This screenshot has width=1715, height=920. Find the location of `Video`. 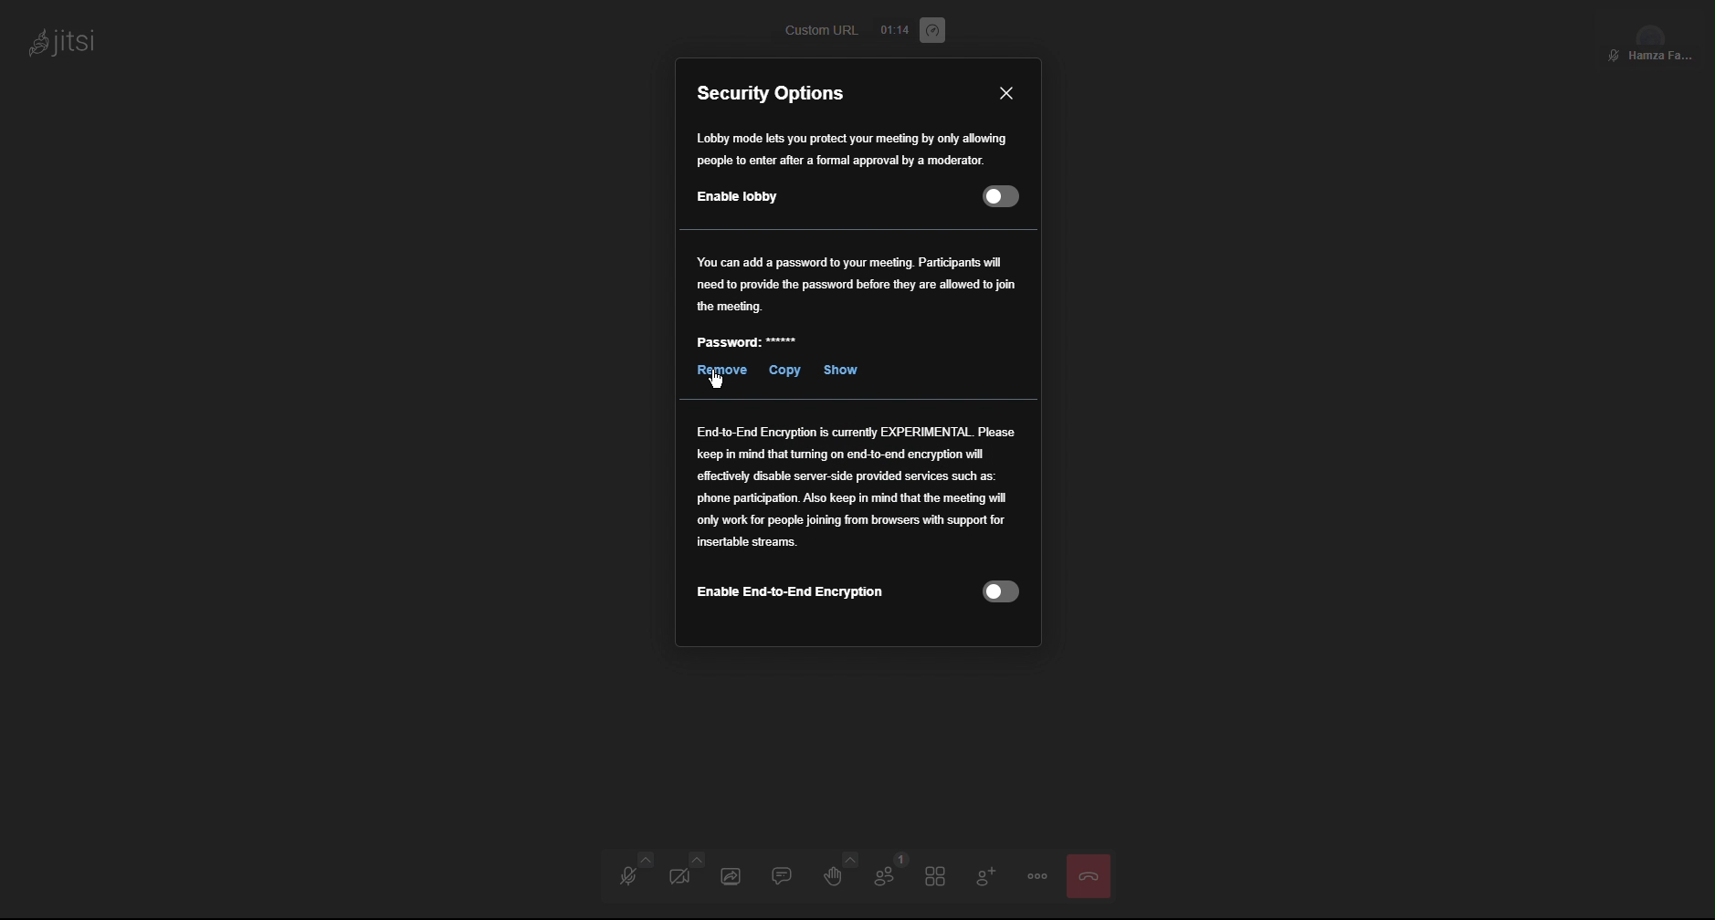

Video is located at coordinates (685, 875).